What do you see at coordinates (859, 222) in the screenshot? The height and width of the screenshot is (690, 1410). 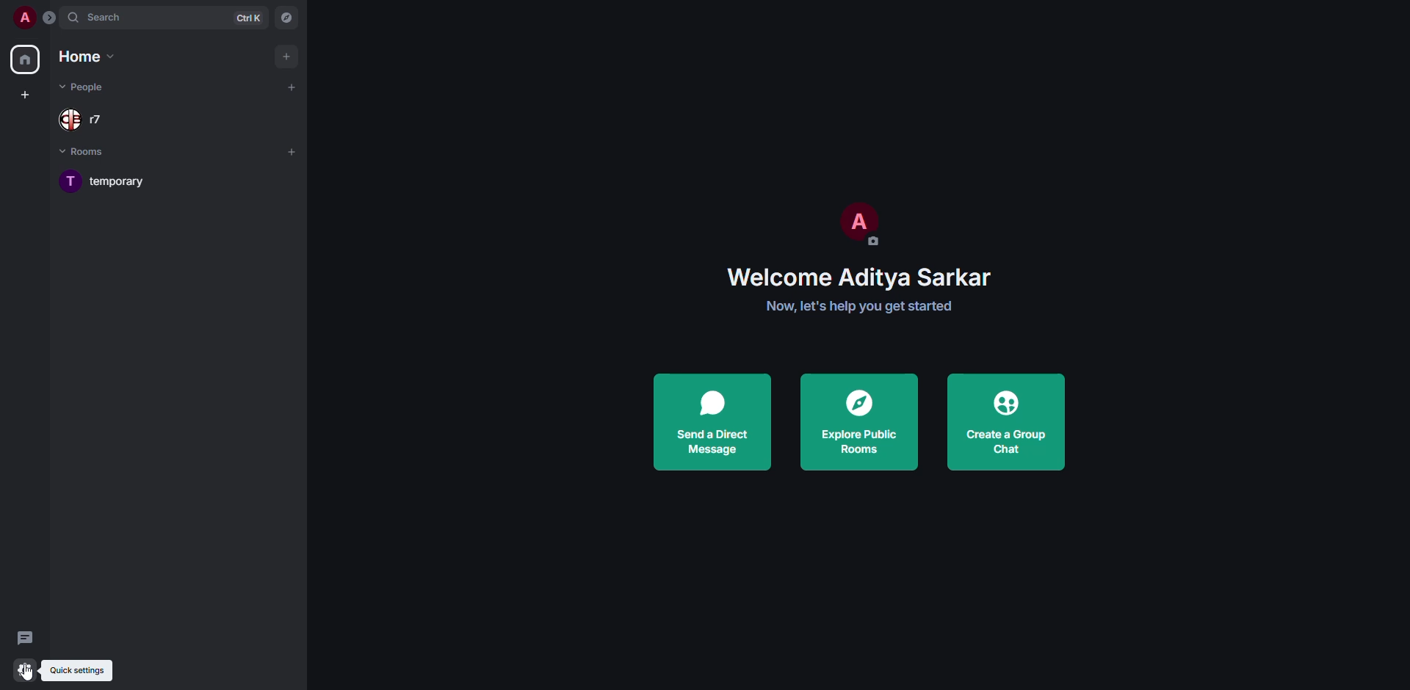 I see `profile pic` at bounding box center [859, 222].